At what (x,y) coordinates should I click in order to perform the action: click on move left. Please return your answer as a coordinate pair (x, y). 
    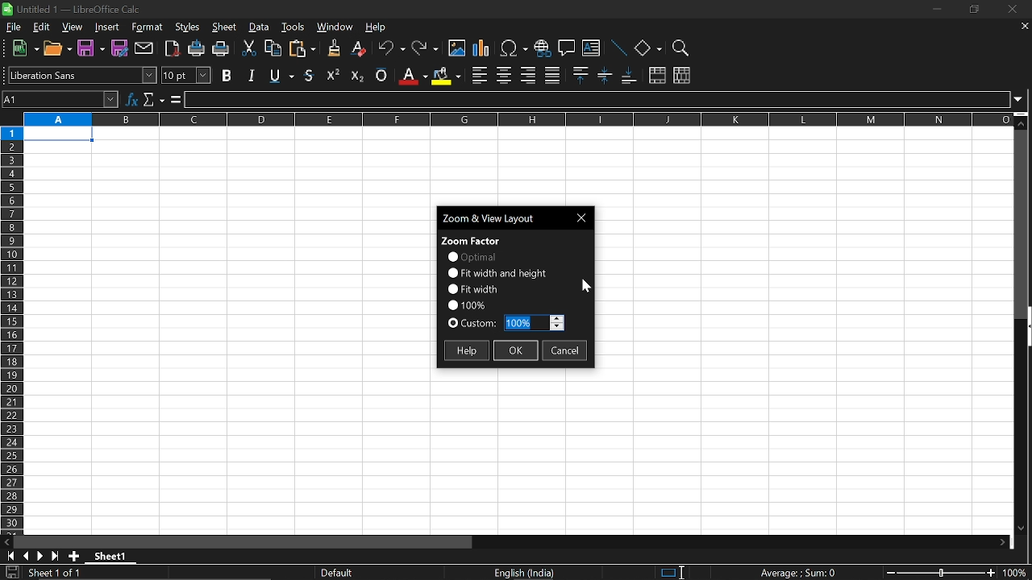
    Looking at the image, I should click on (6, 541).